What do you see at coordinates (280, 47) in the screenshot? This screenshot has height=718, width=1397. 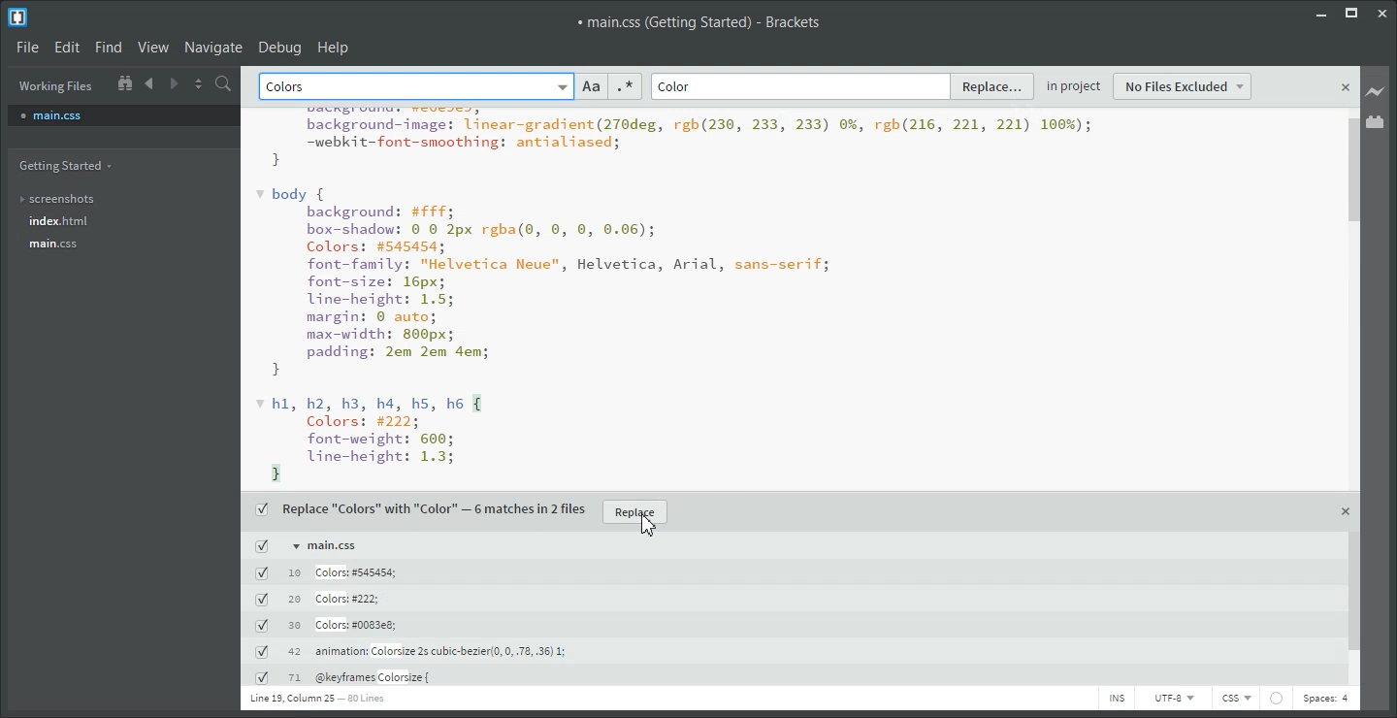 I see `Debug` at bounding box center [280, 47].